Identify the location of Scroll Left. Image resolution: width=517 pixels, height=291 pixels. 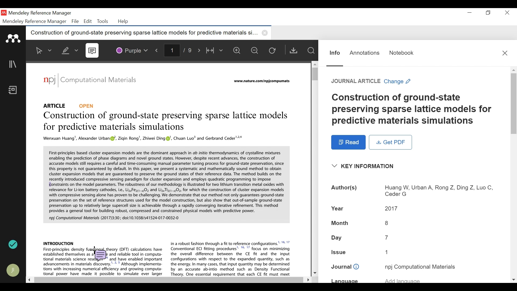
(30, 280).